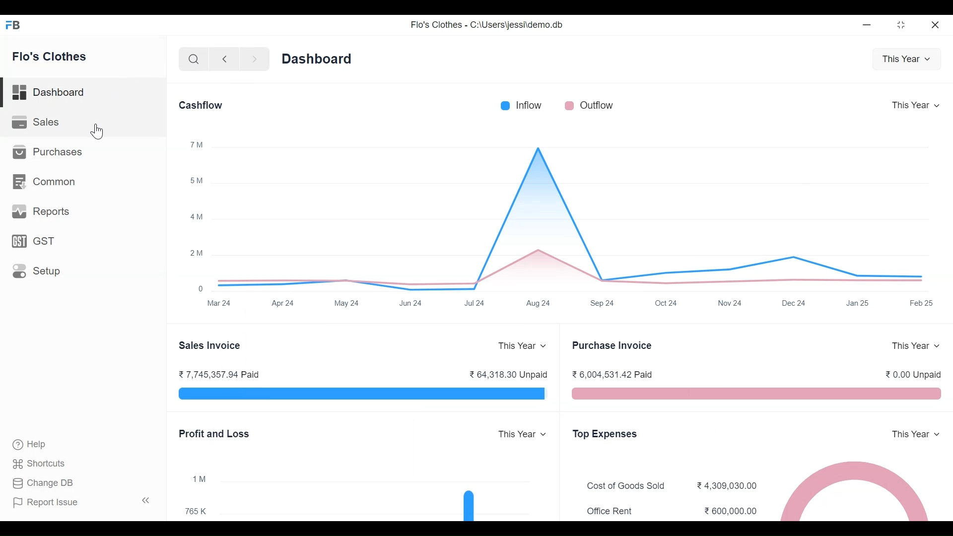 The image size is (953, 536). Describe the element at coordinates (908, 60) in the screenshot. I see `This Year` at that location.